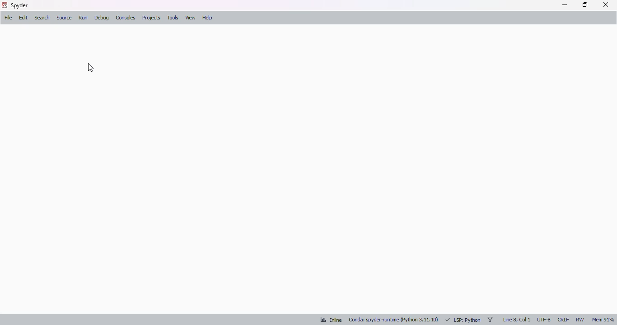 The width and height of the screenshot is (617, 325). Describe the element at coordinates (393, 320) in the screenshot. I see `conda: spyder-runtime (python 3. 11. 10)` at that location.